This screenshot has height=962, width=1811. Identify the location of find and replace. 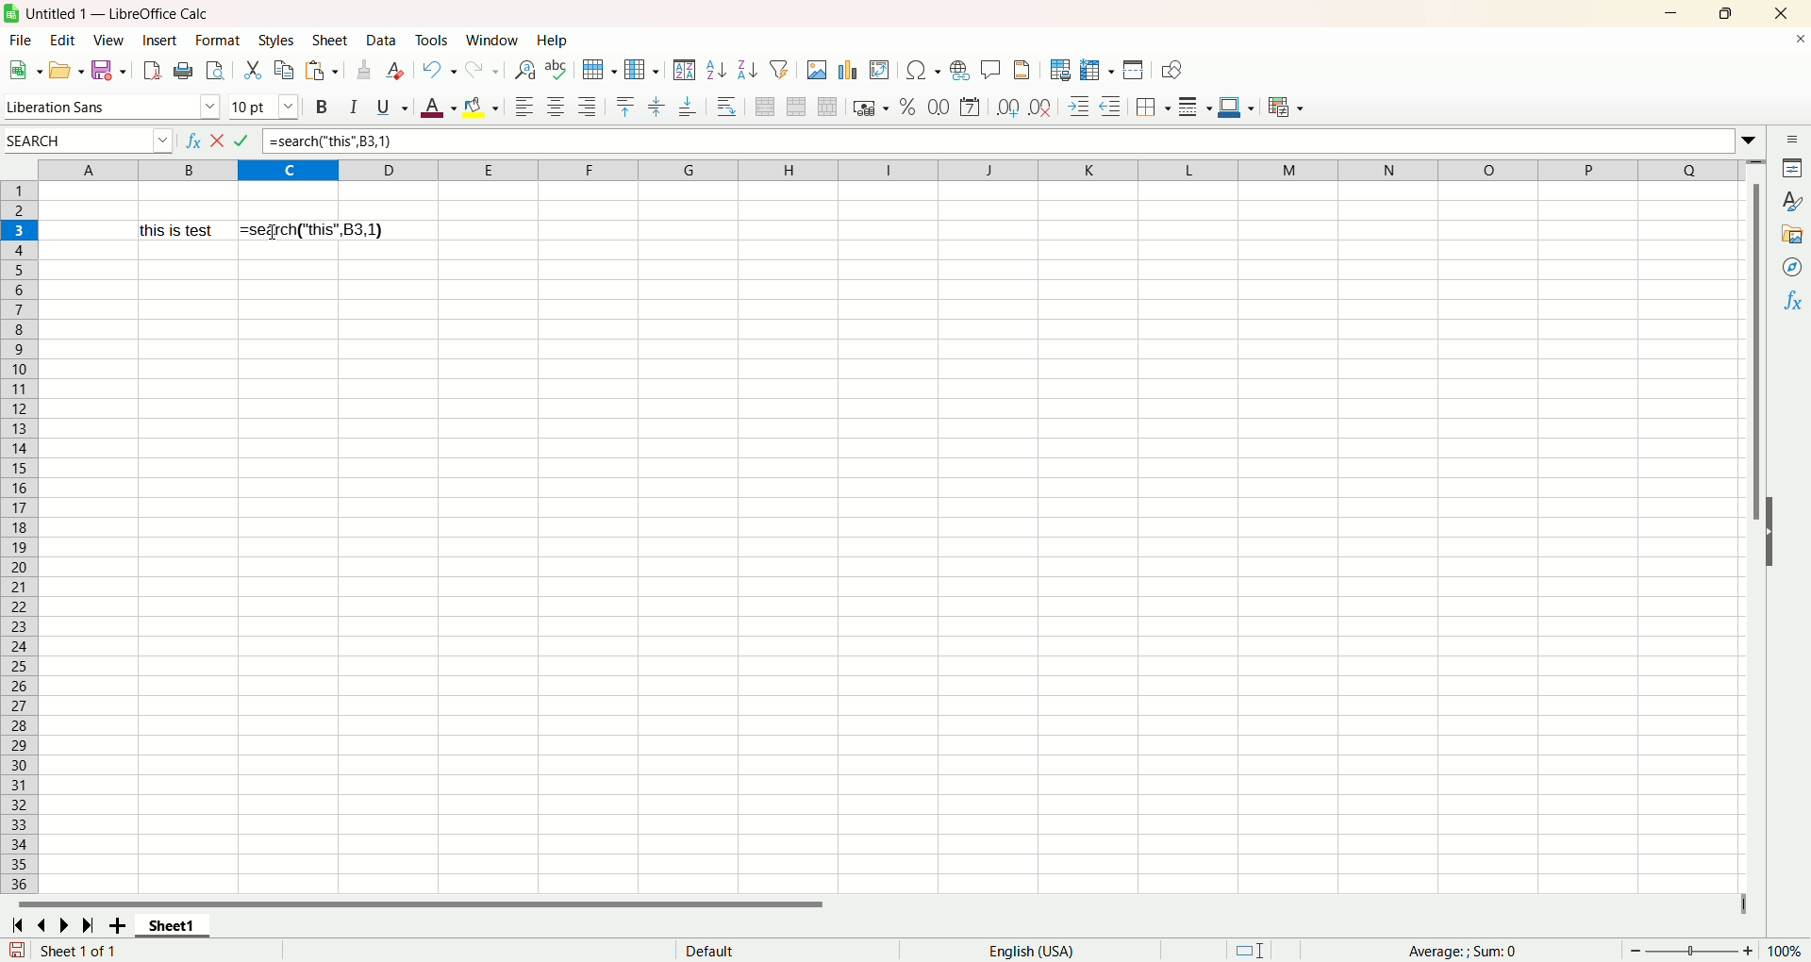
(526, 71).